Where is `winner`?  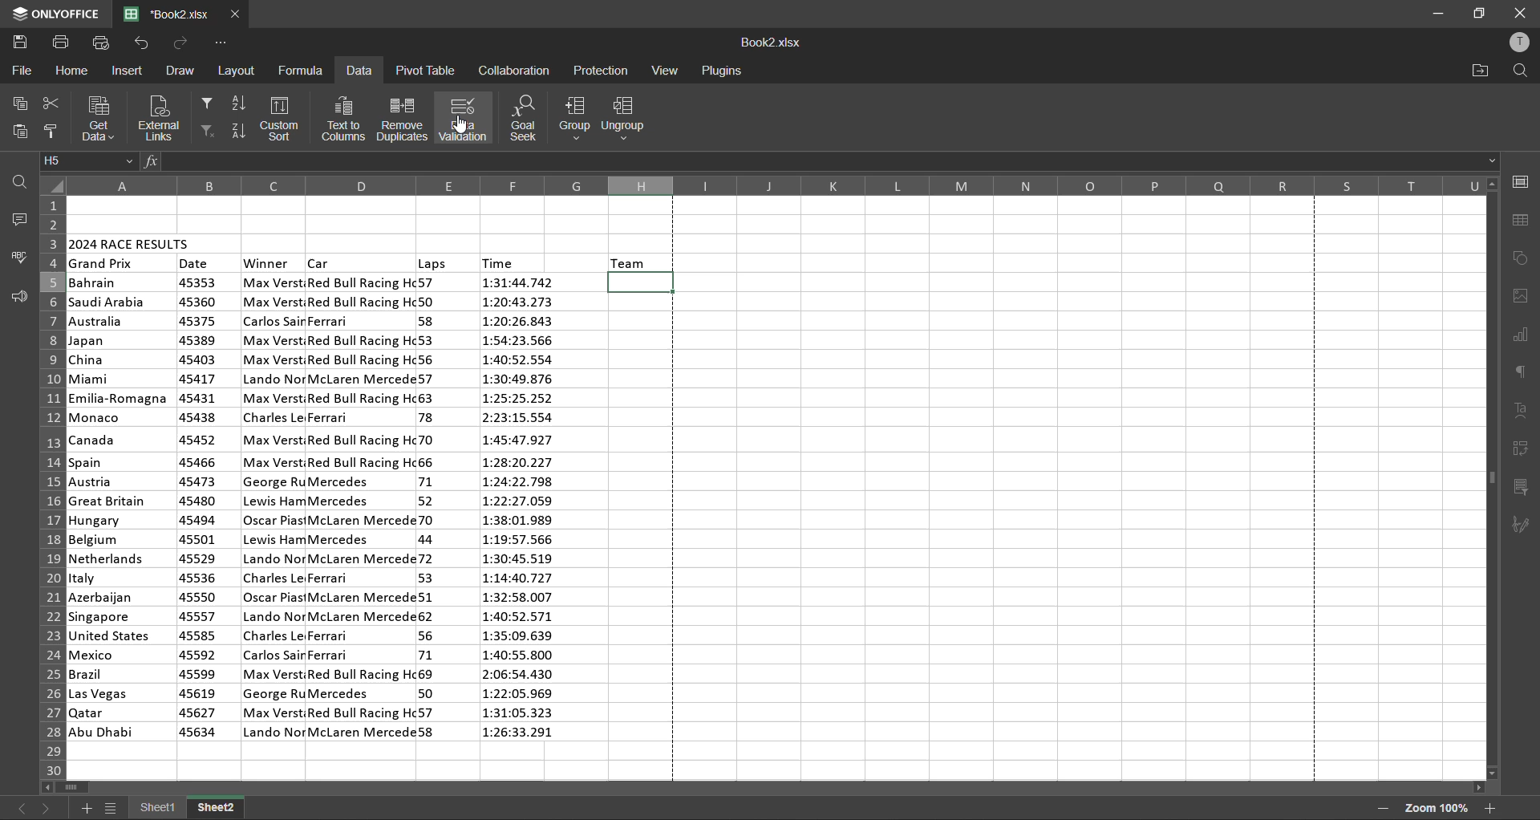 winner is located at coordinates (274, 506).